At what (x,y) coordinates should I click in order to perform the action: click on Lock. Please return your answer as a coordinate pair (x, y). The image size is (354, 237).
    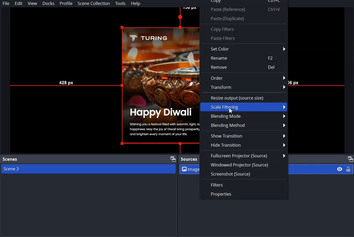
    Looking at the image, I should click on (349, 169).